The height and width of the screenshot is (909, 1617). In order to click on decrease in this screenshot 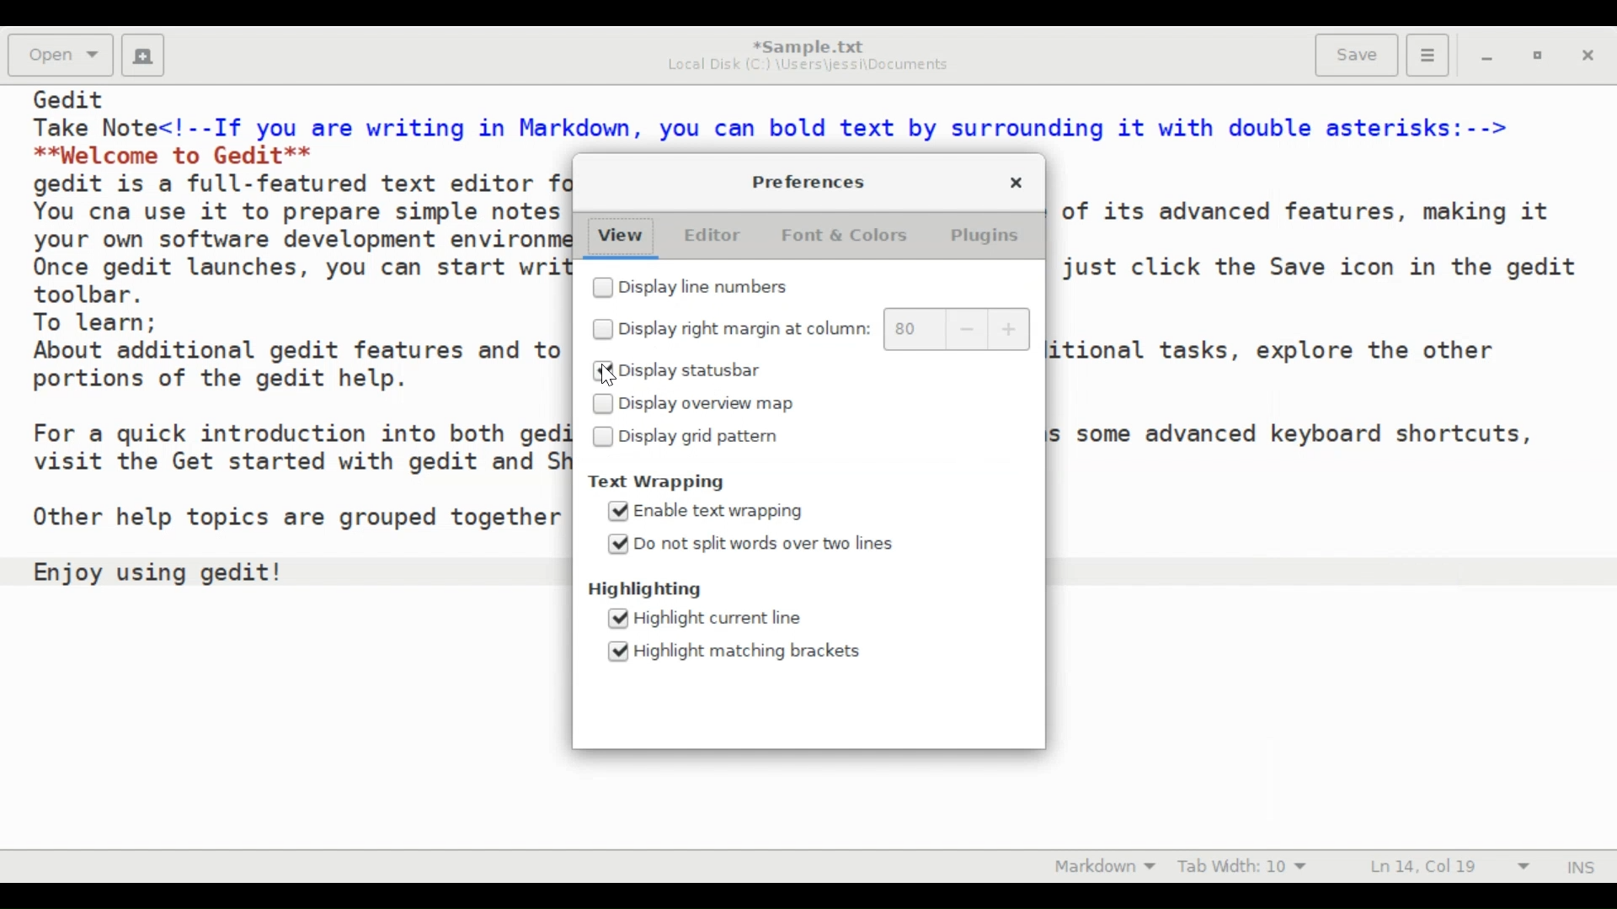, I will do `click(967, 330)`.